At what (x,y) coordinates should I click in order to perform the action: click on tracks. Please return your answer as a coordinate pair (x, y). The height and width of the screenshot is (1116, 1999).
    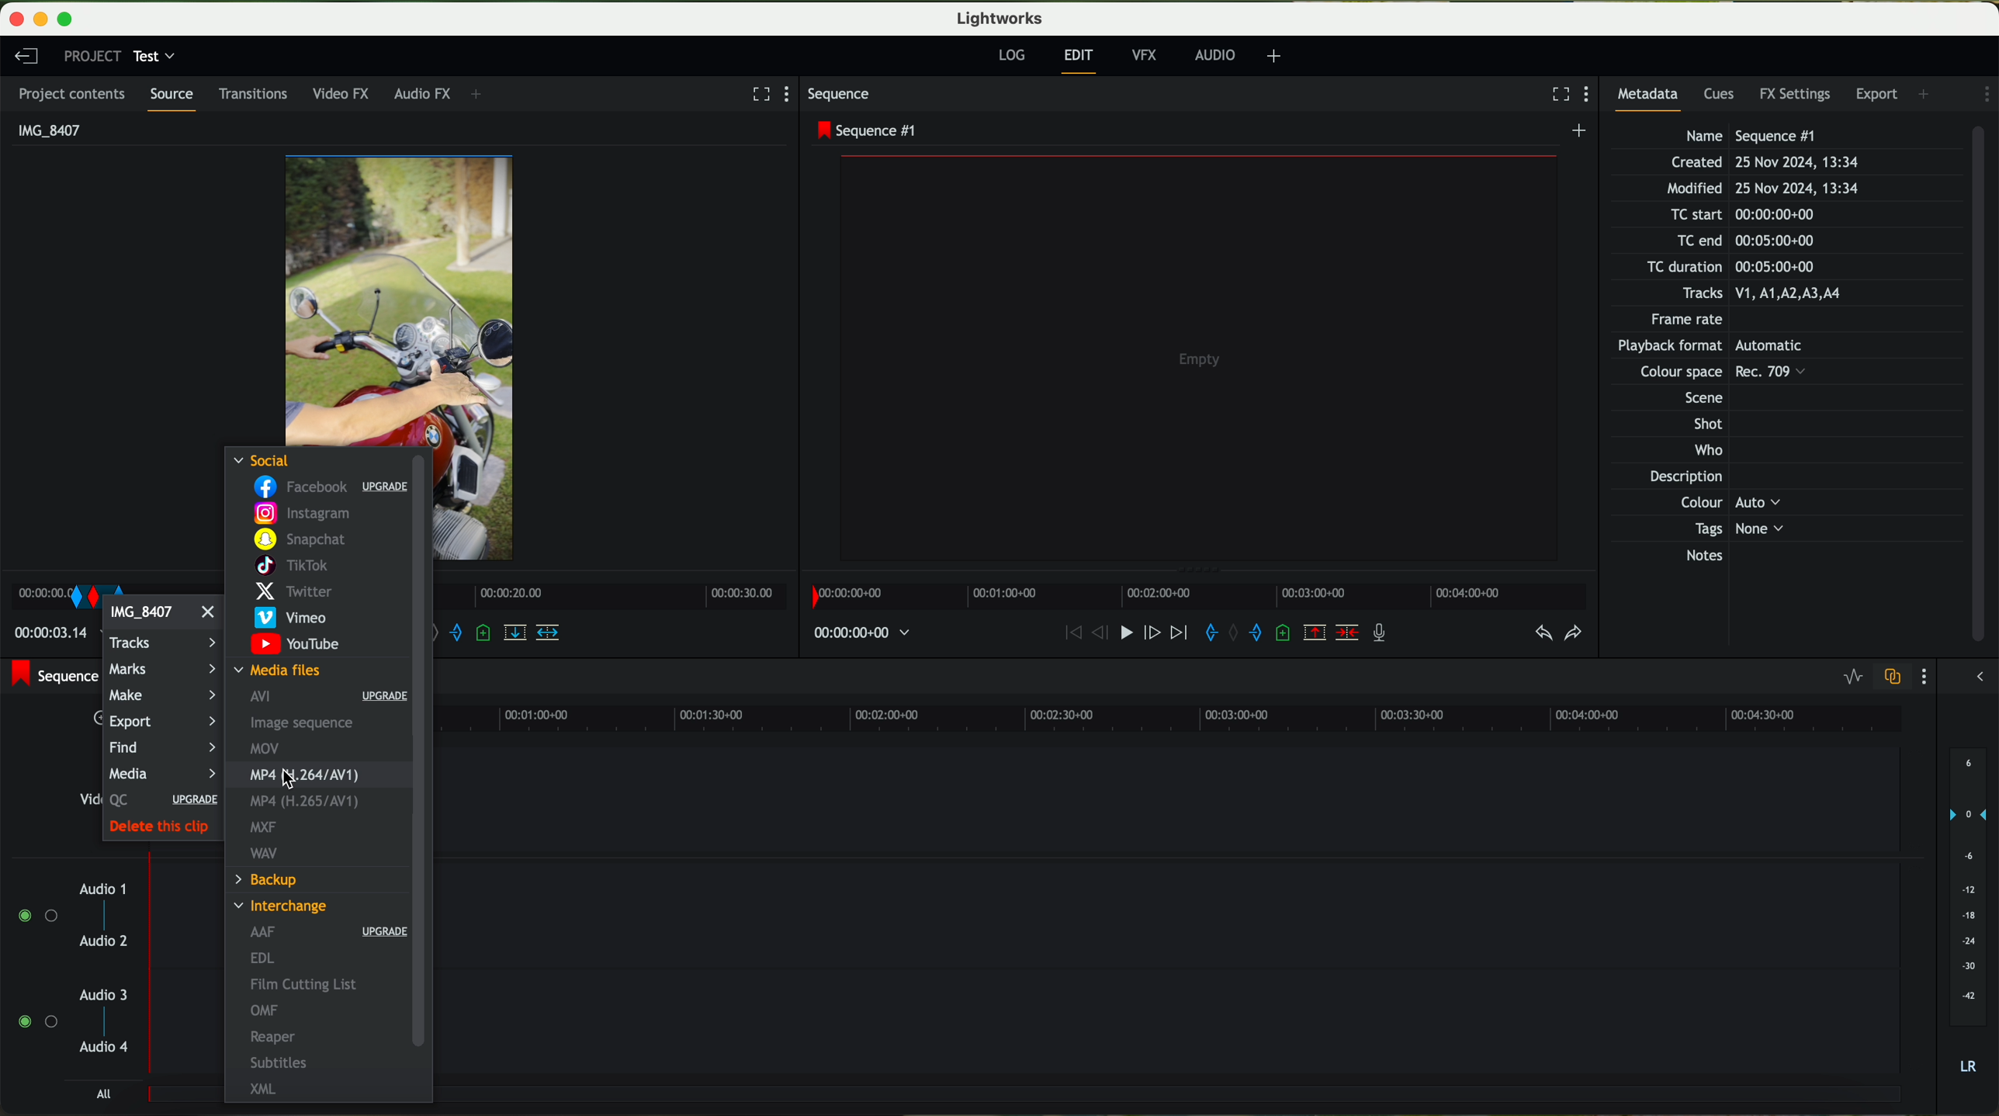
    Looking at the image, I should click on (161, 643).